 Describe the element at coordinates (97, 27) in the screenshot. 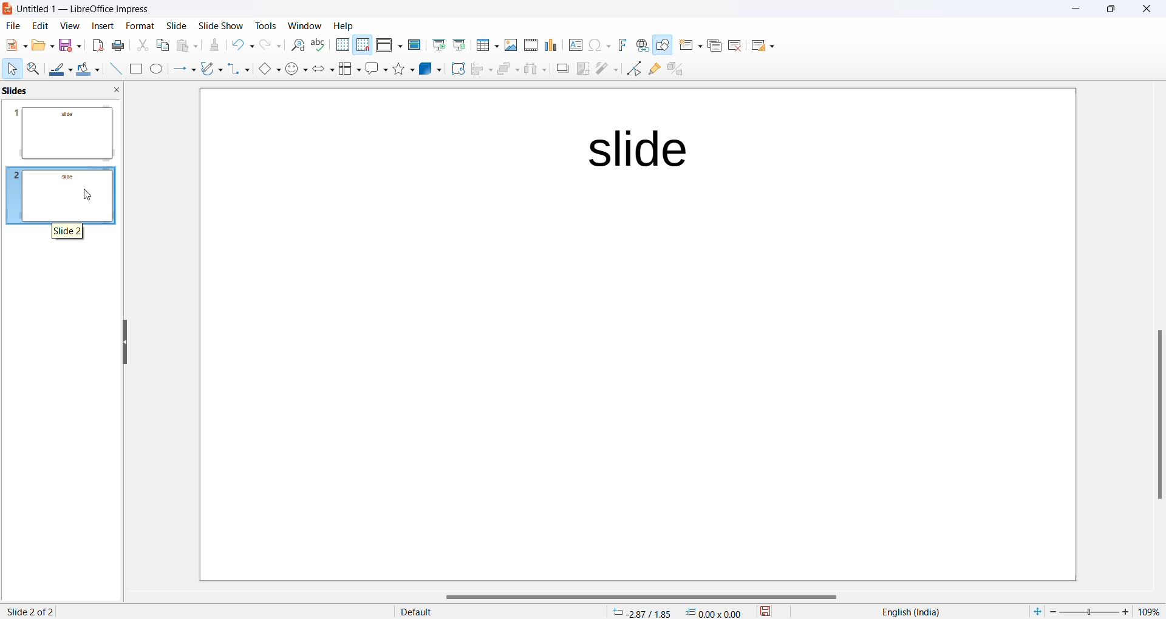

I see `insert` at that location.